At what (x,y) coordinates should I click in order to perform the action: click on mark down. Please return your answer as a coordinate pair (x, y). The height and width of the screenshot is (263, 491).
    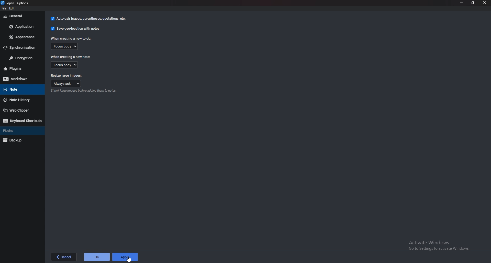
    Looking at the image, I should click on (21, 79).